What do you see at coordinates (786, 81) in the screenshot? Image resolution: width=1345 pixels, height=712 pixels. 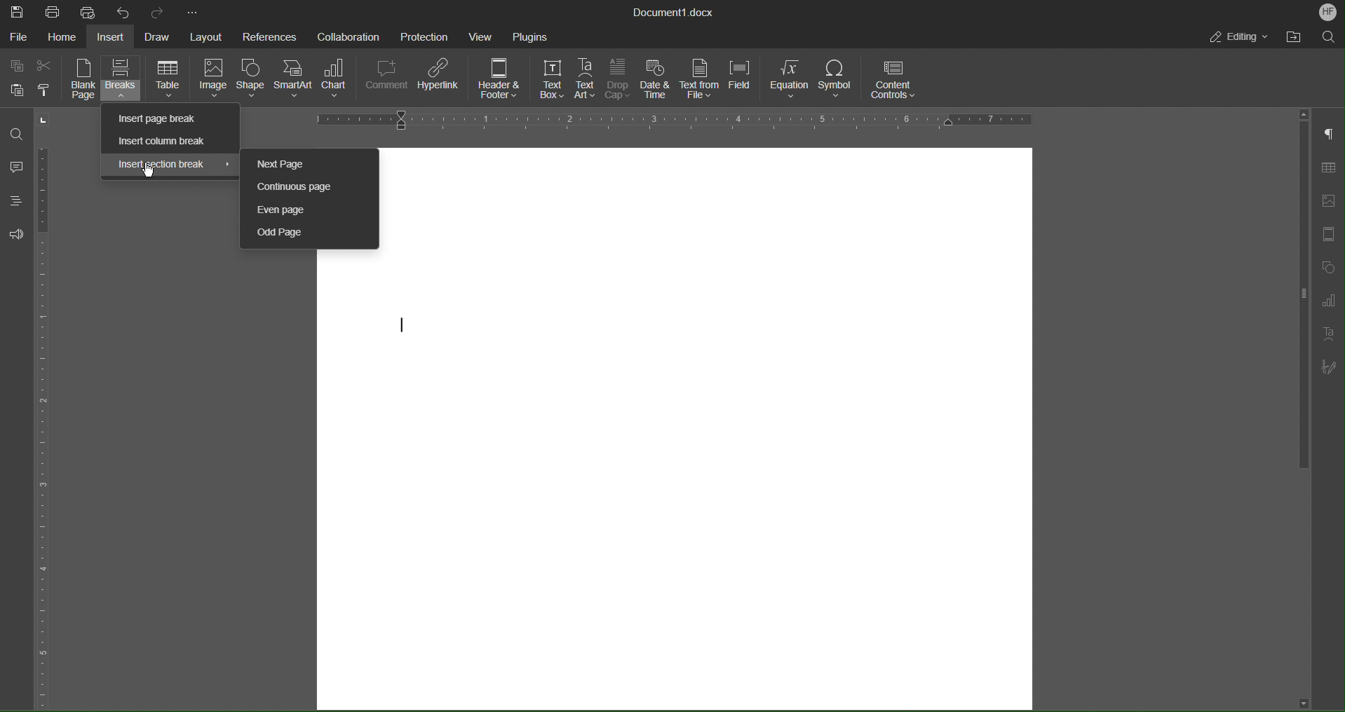 I see `Equation` at bounding box center [786, 81].